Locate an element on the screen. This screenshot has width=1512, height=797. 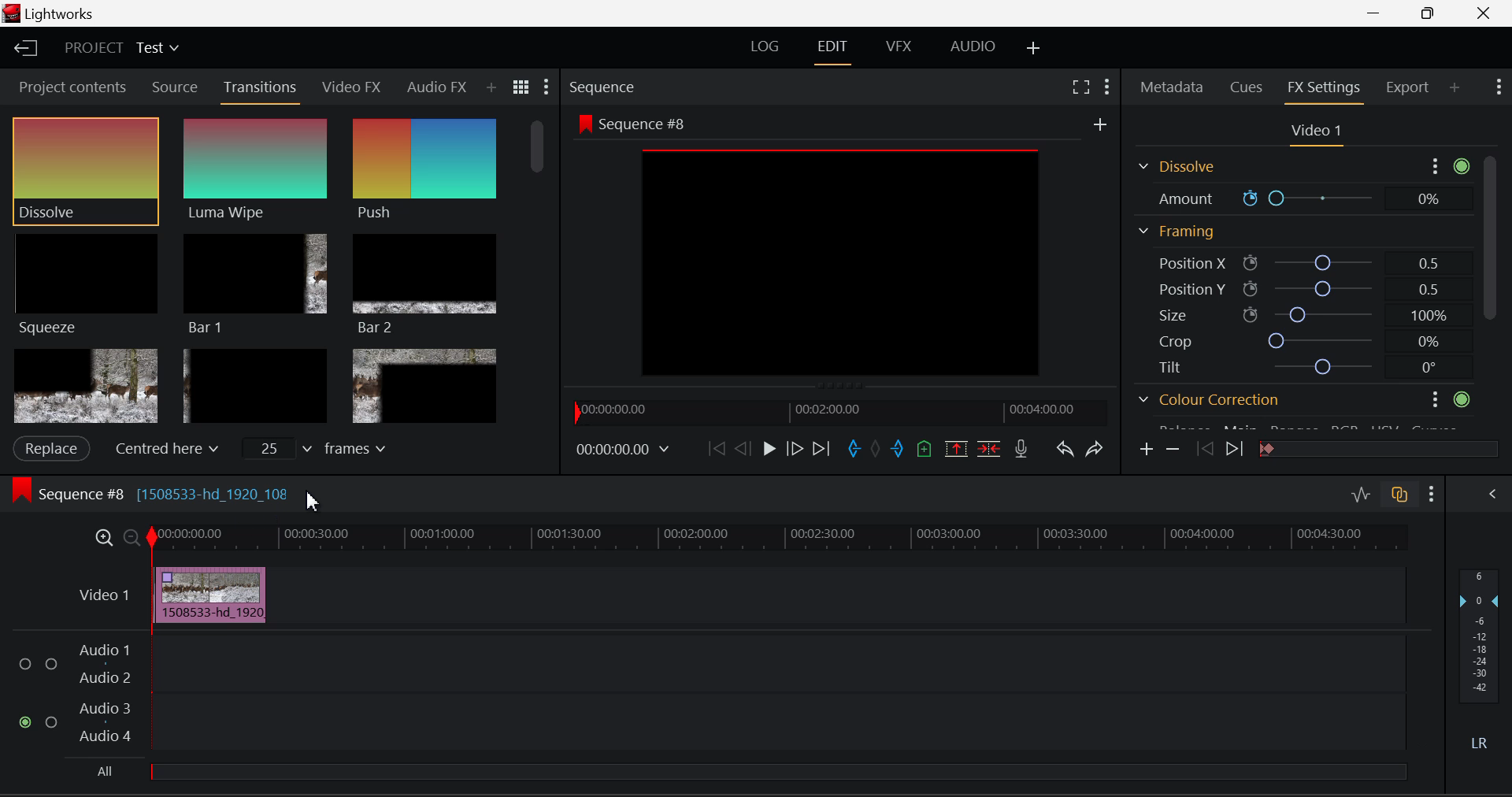
VFX is located at coordinates (898, 48).